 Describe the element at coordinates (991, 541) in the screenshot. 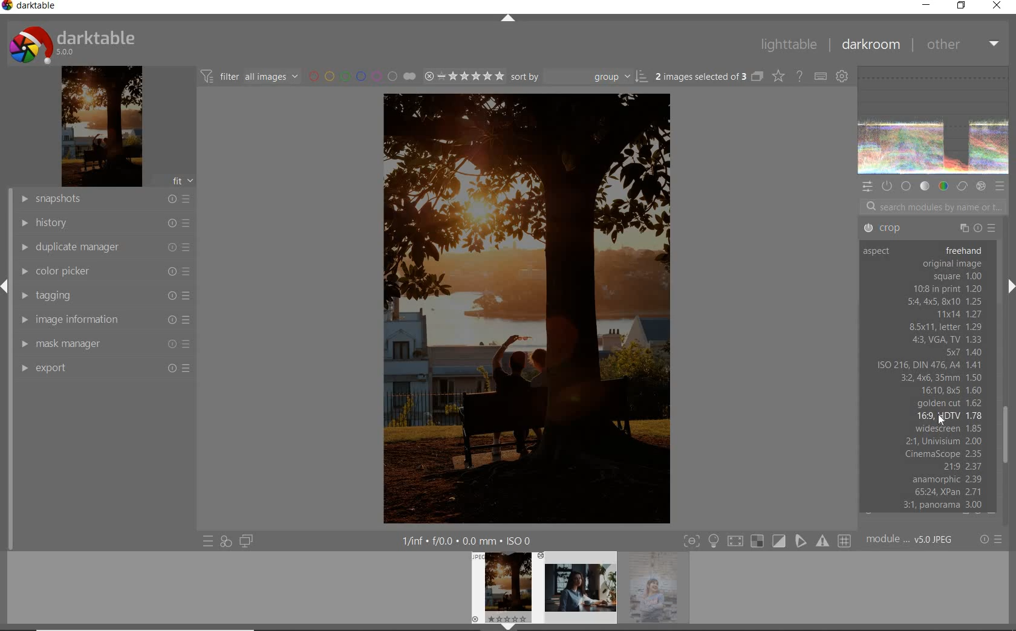

I see `reset or preset & preference` at that location.